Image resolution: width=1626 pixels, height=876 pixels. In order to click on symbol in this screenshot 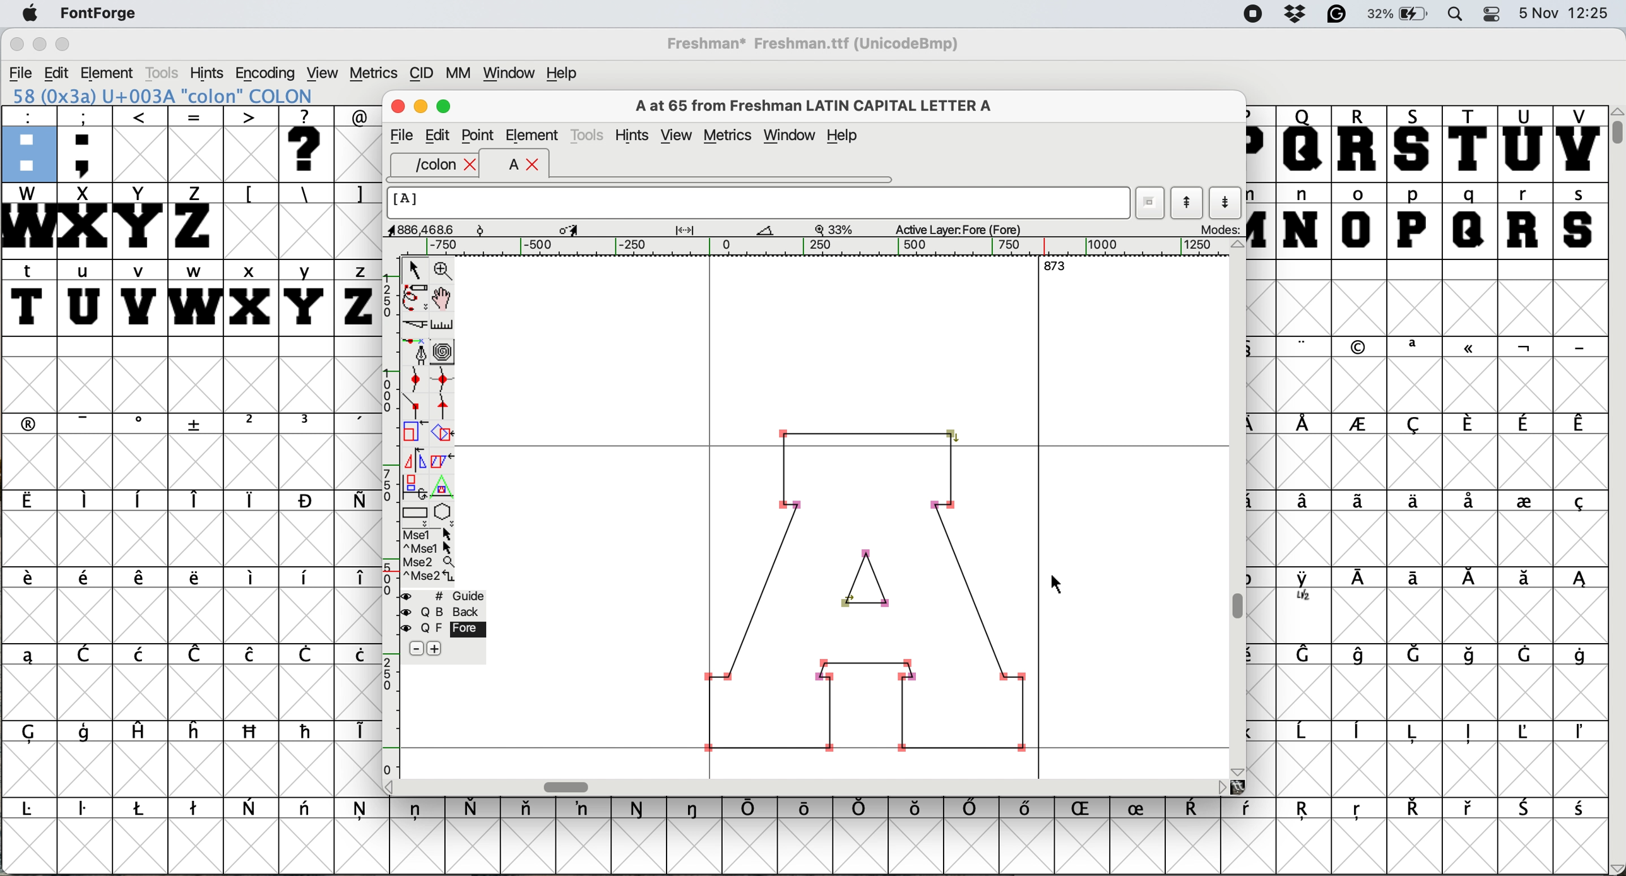, I will do `click(1360, 347)`.